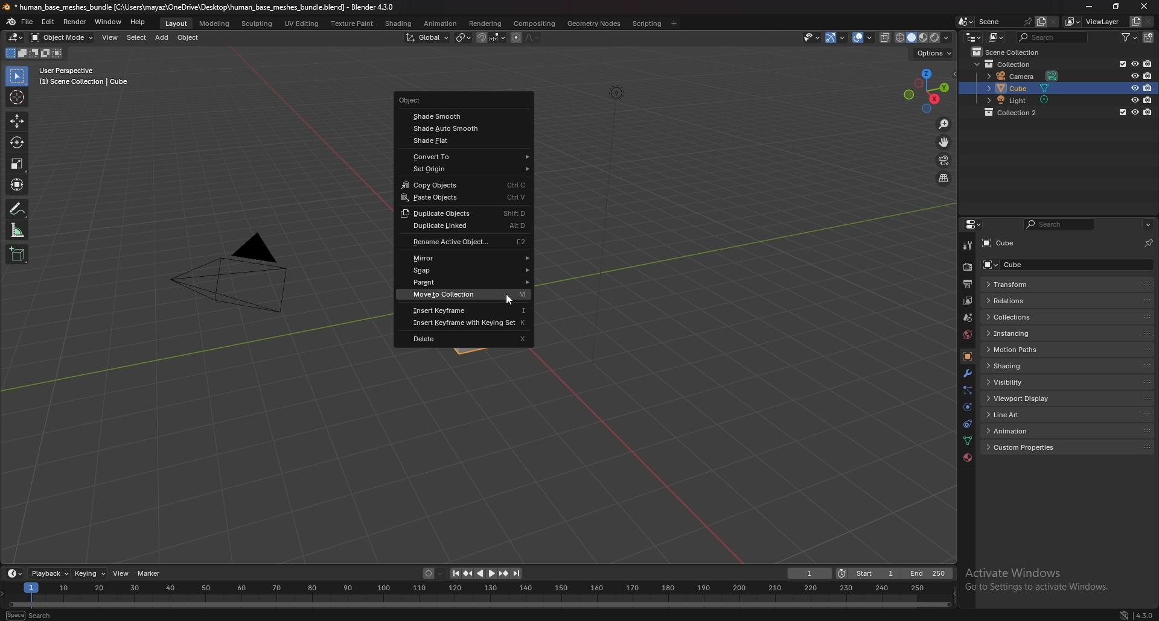 This screenshot has height=621, width=1159. What do you see at coordinates (440, 23) in the screenshot?
I see `anination` at bounding box center [440, 23].